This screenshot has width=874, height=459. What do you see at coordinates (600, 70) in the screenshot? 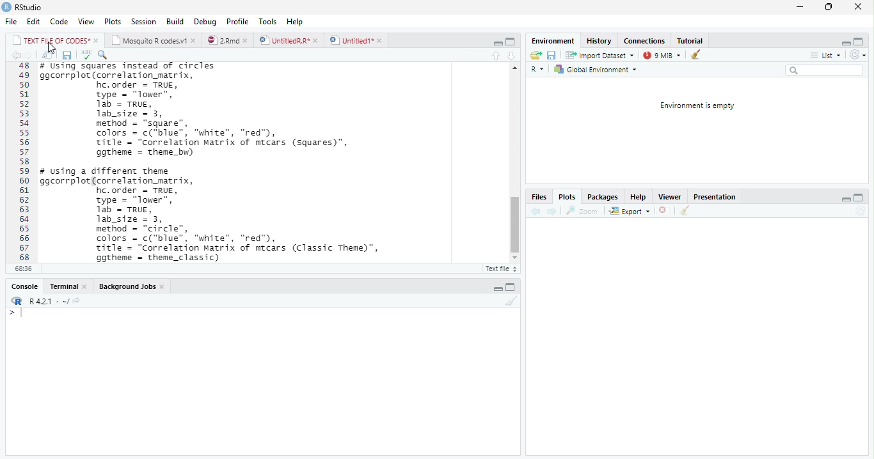
I see ` Global Environment +` at bounding box center [600, 70].